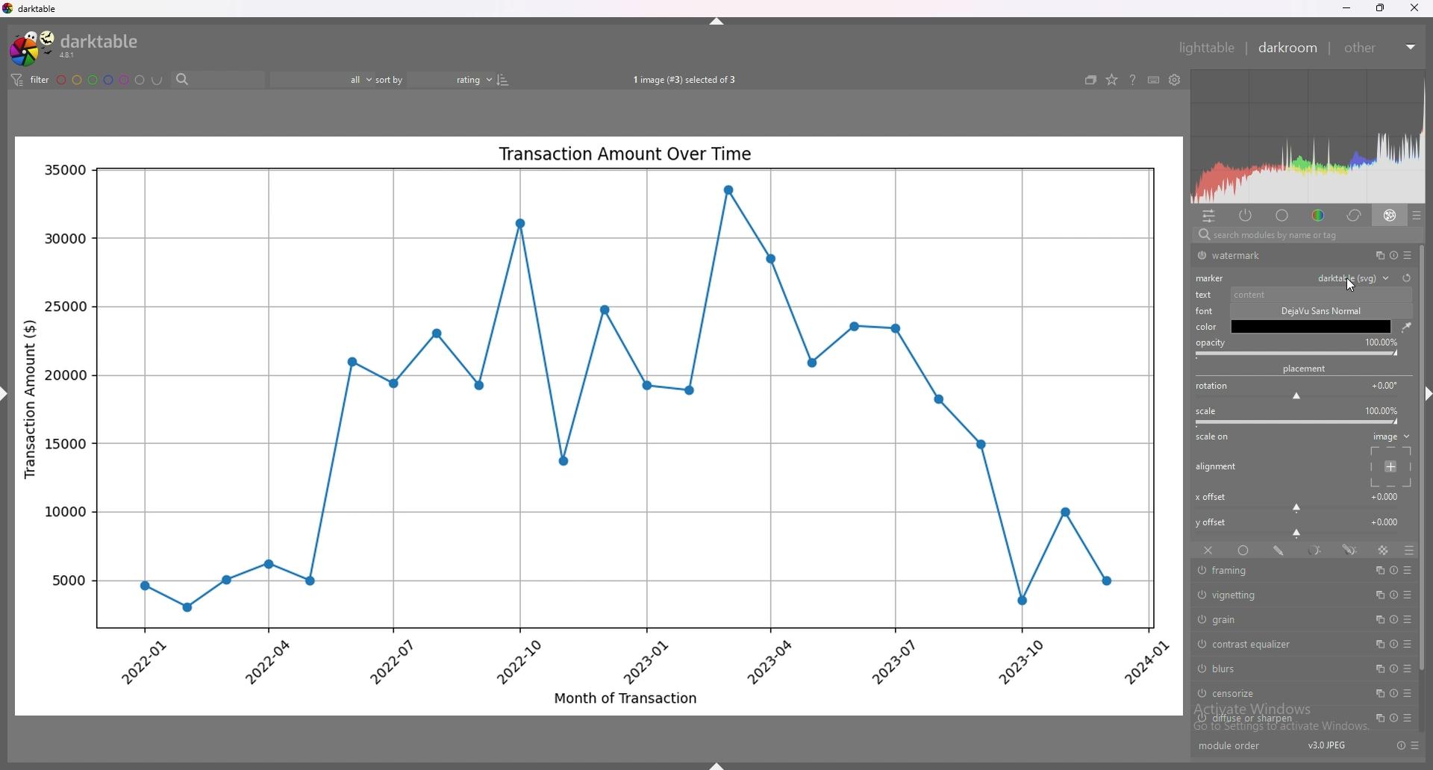 The width and height of the screenshot is (1433, 770). I want to click on x offset bar, so click(1298, 508).